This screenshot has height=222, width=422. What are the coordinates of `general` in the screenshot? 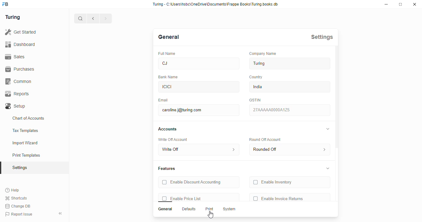 It's located at (169, 37).